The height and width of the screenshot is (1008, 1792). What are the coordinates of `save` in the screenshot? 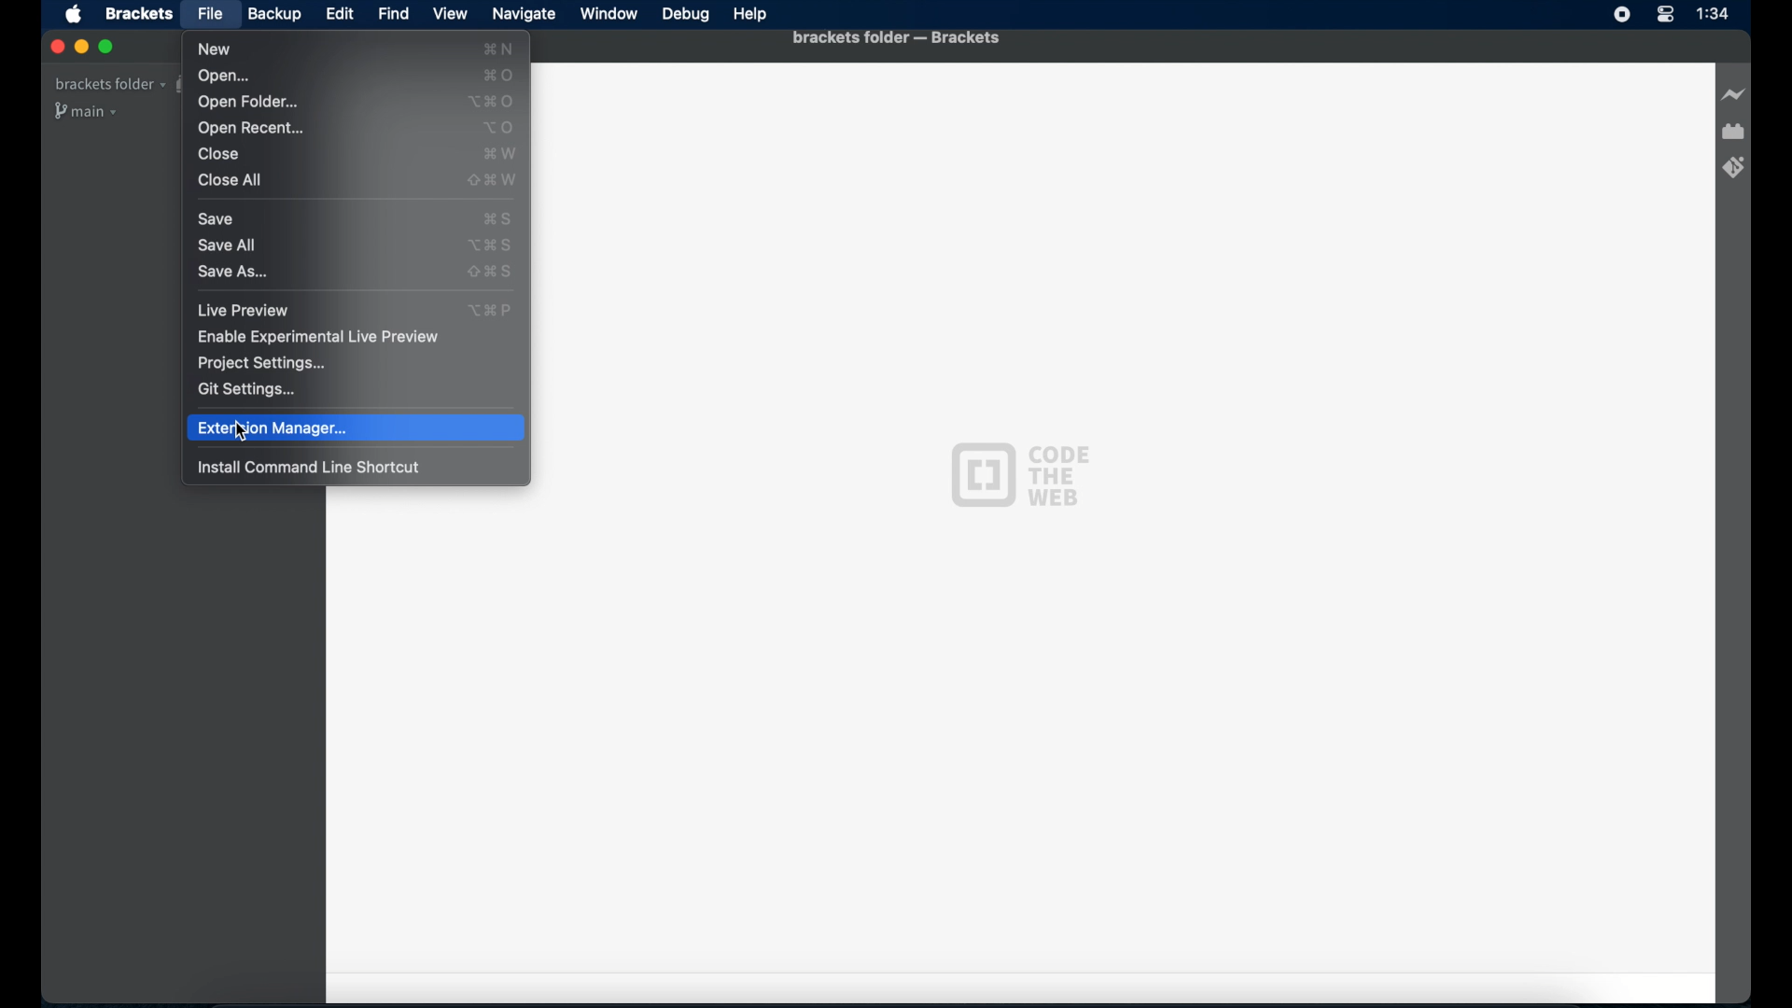 It's located at (217, 219).